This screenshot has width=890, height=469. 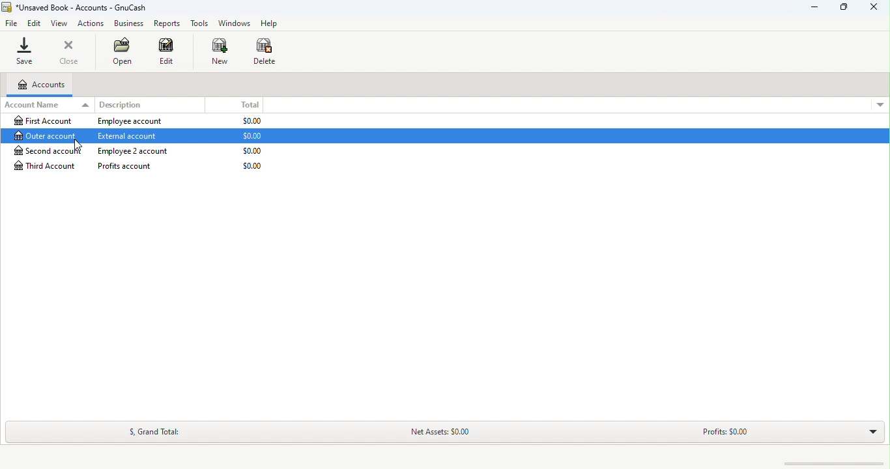 What do you see at coordinates (128, 23) in the screenshot?
I see `Business` at bounding box center [128, 23].